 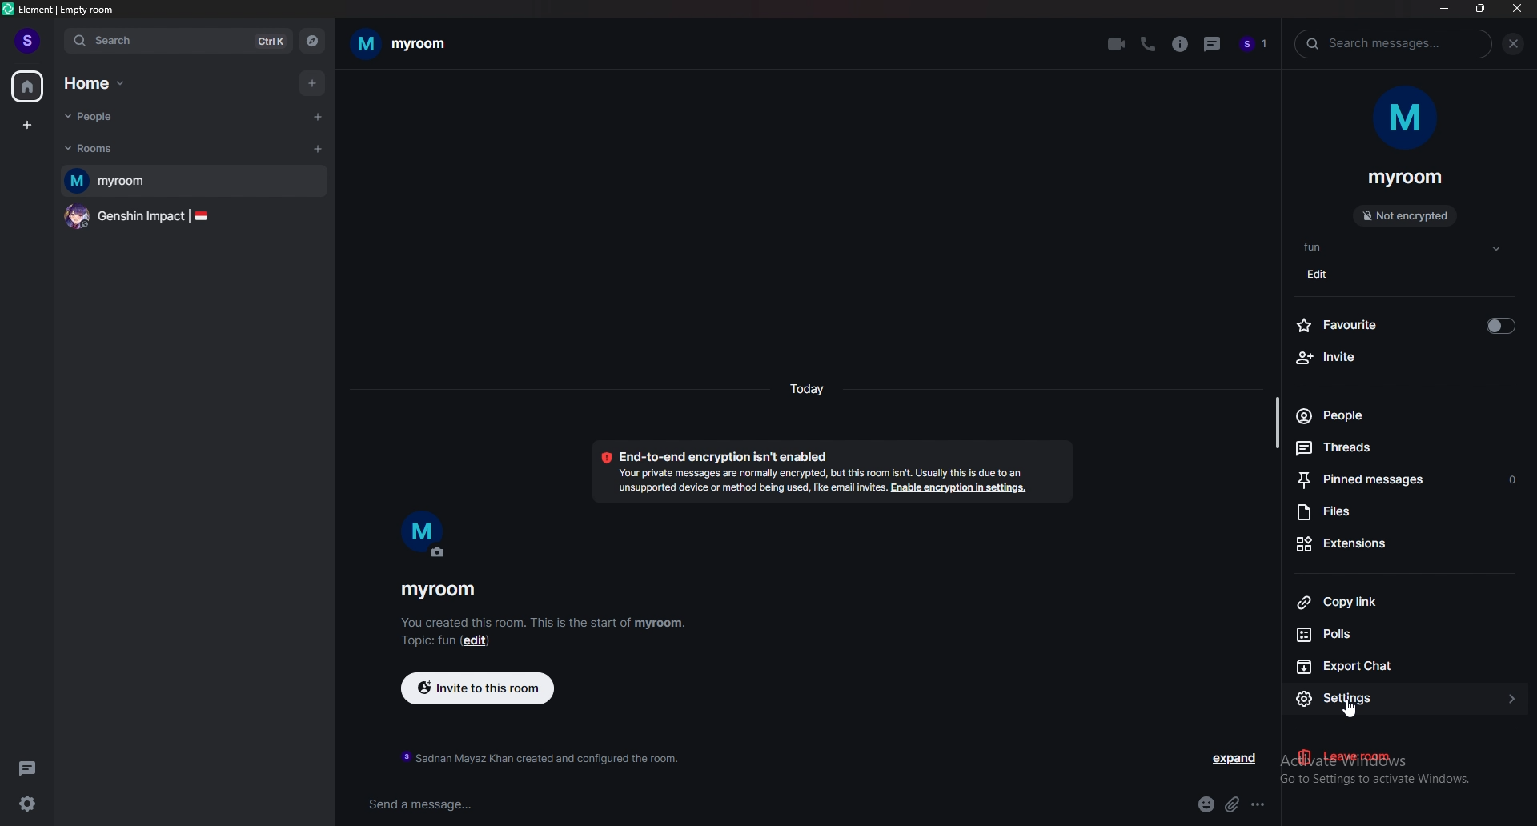 What do you see at coordinates (808, 394) in the screenshot?
I see `today` at bounding box center [808, 394].